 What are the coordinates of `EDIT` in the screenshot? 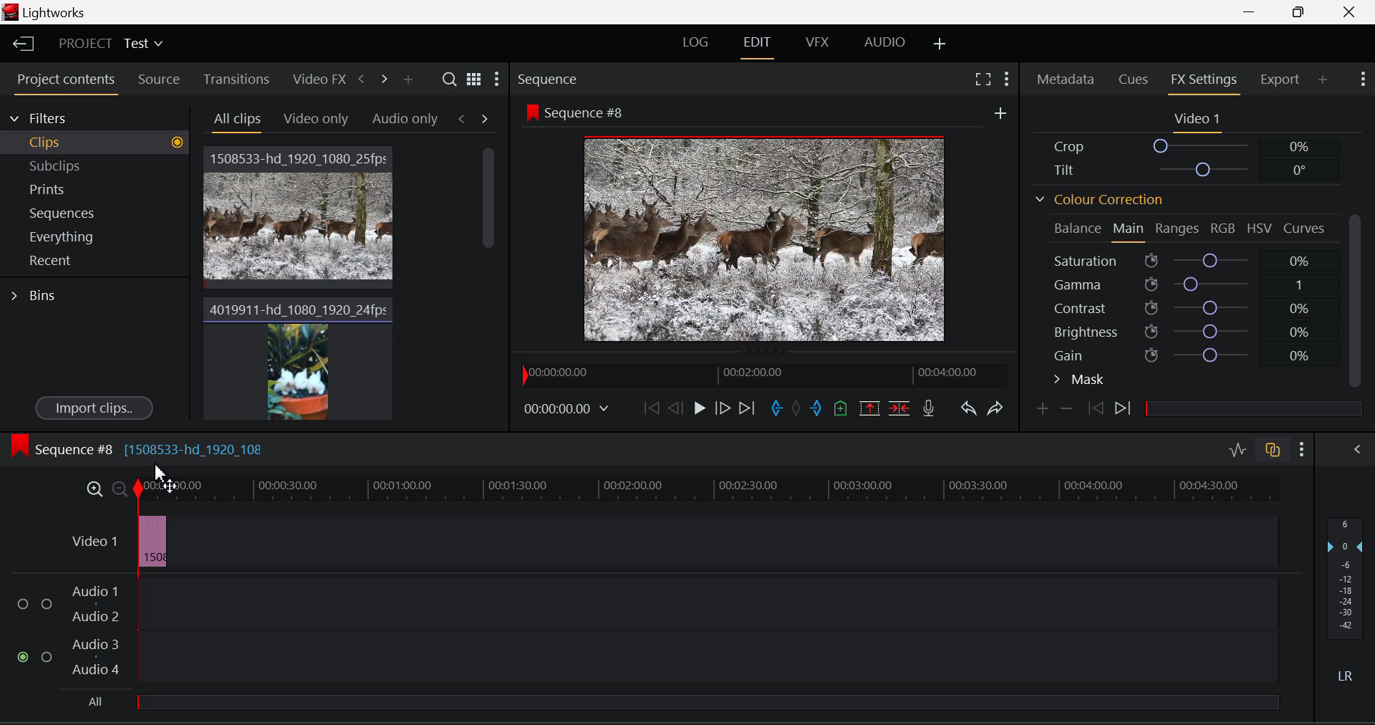 It's located at (761, 45).